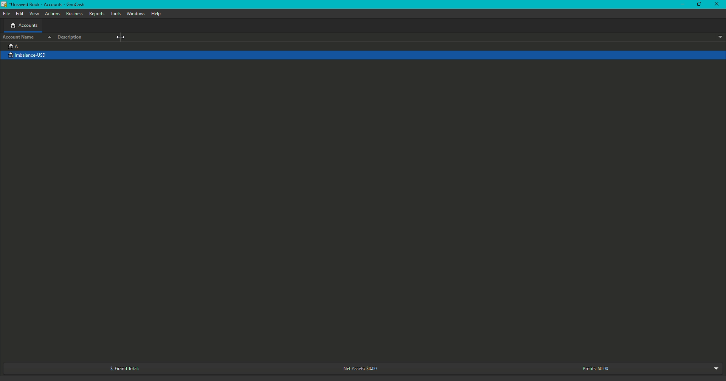 This screenshot has height=381, width=726. Describe the element at coordinates (136, 14) in the screenshot. I see `Windows` at that location.